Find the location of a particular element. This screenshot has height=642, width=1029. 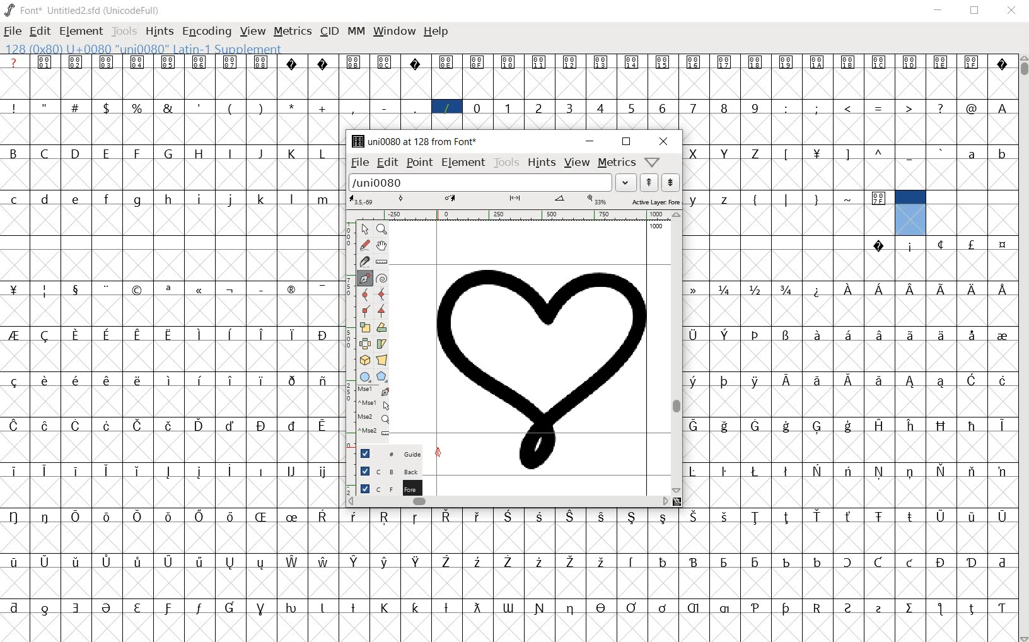

glyph is located at coordinates (293, 562).